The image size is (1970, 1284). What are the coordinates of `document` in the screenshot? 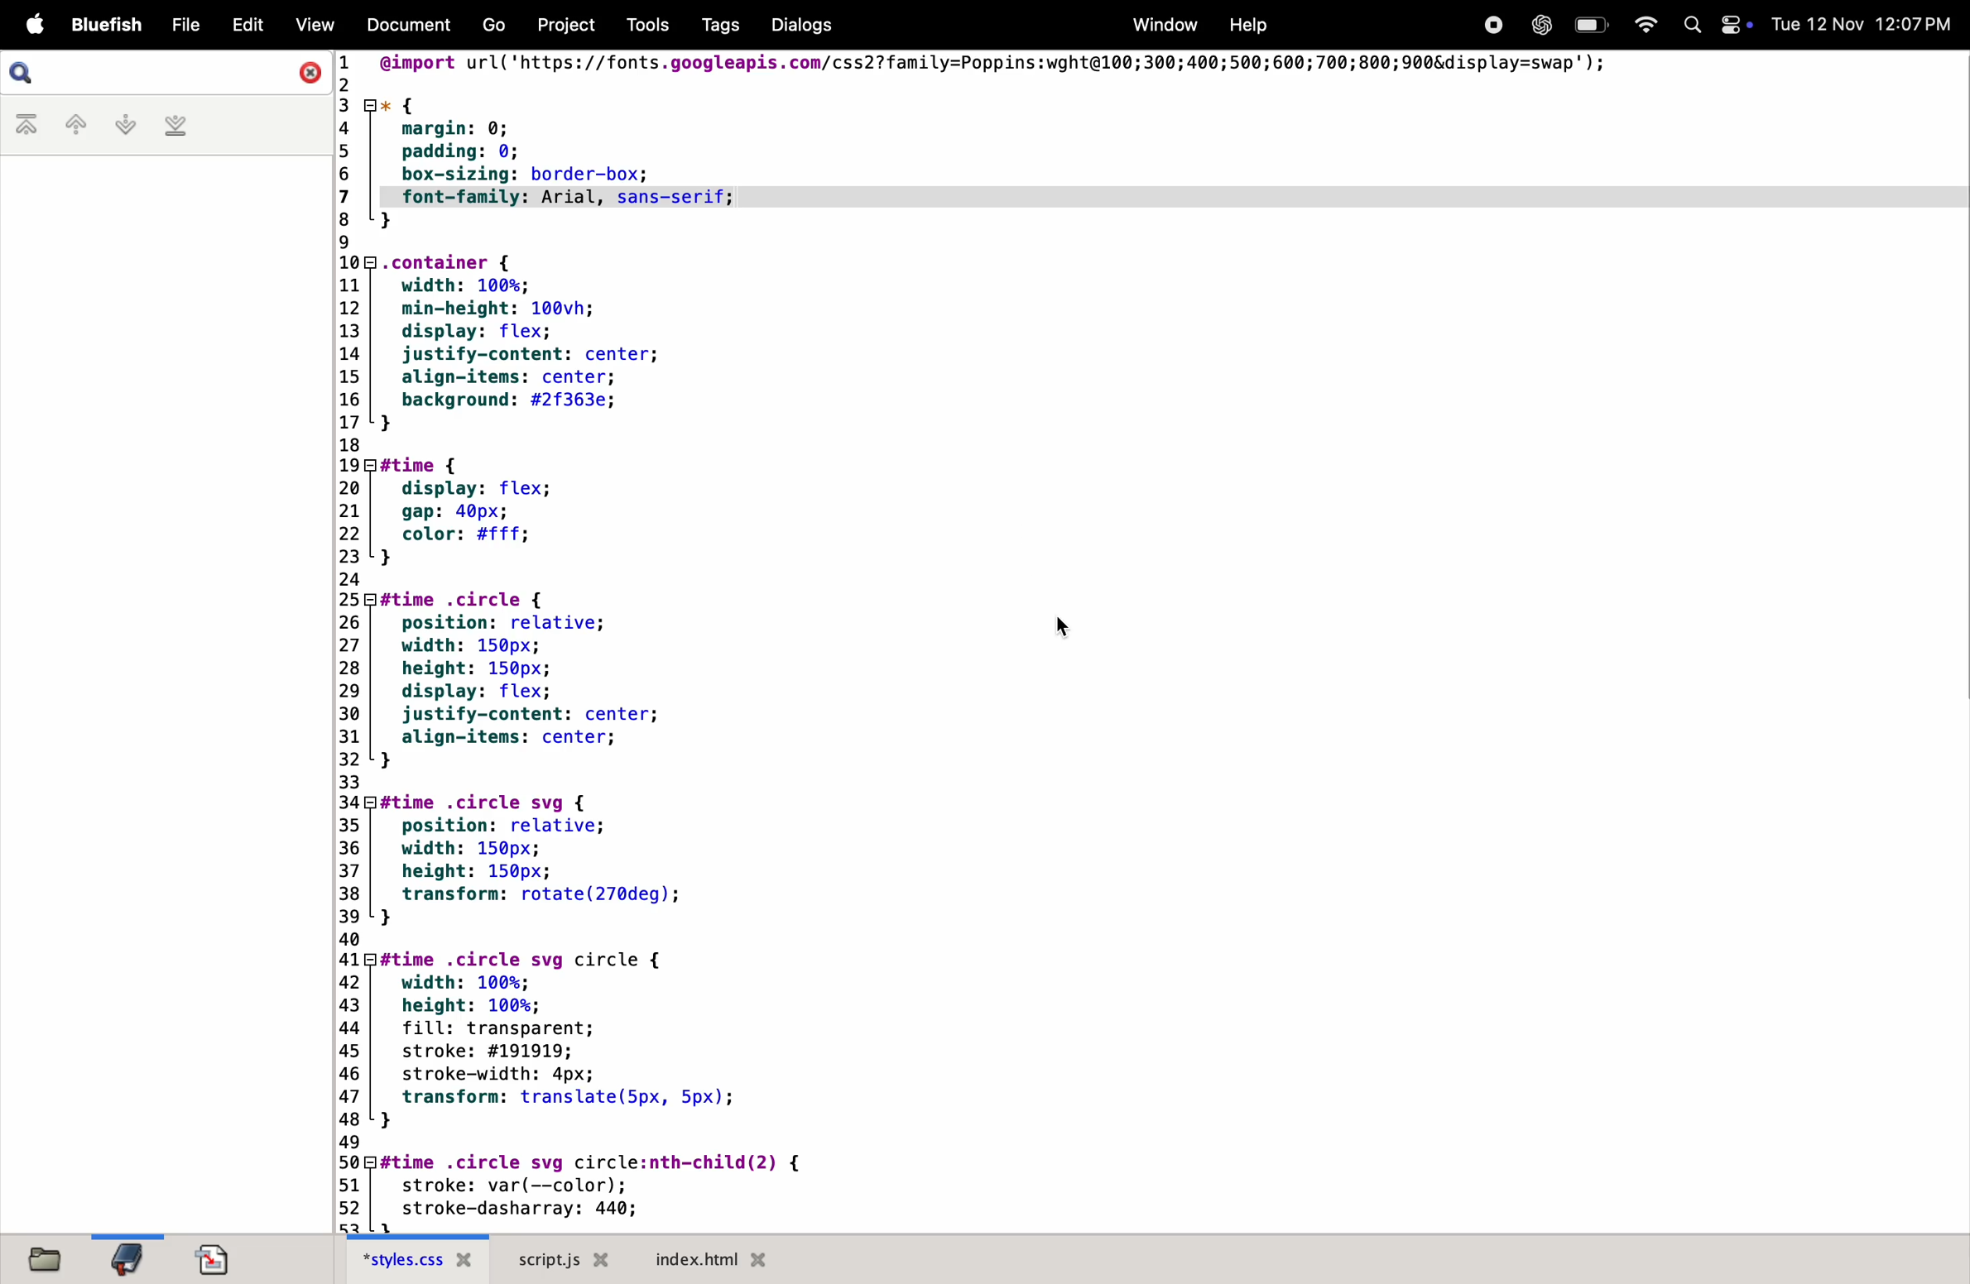 It's located at (408, 27).